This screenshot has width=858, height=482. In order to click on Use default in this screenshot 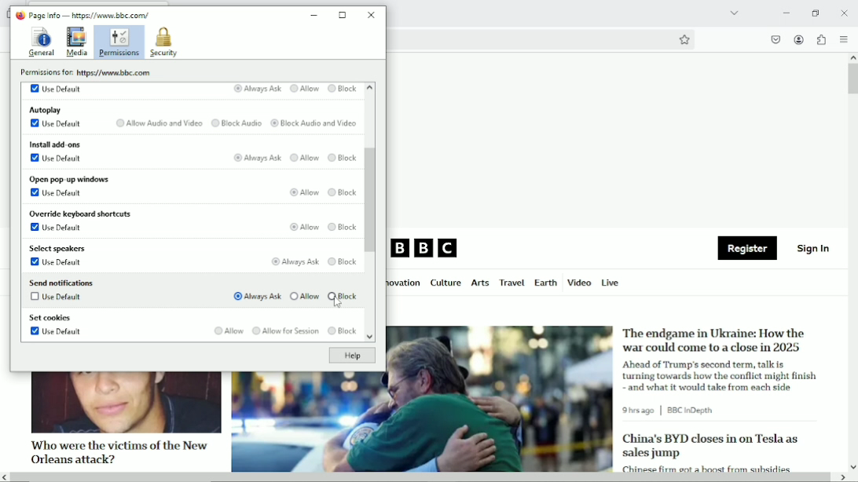, I will do `click(57, 299)`.